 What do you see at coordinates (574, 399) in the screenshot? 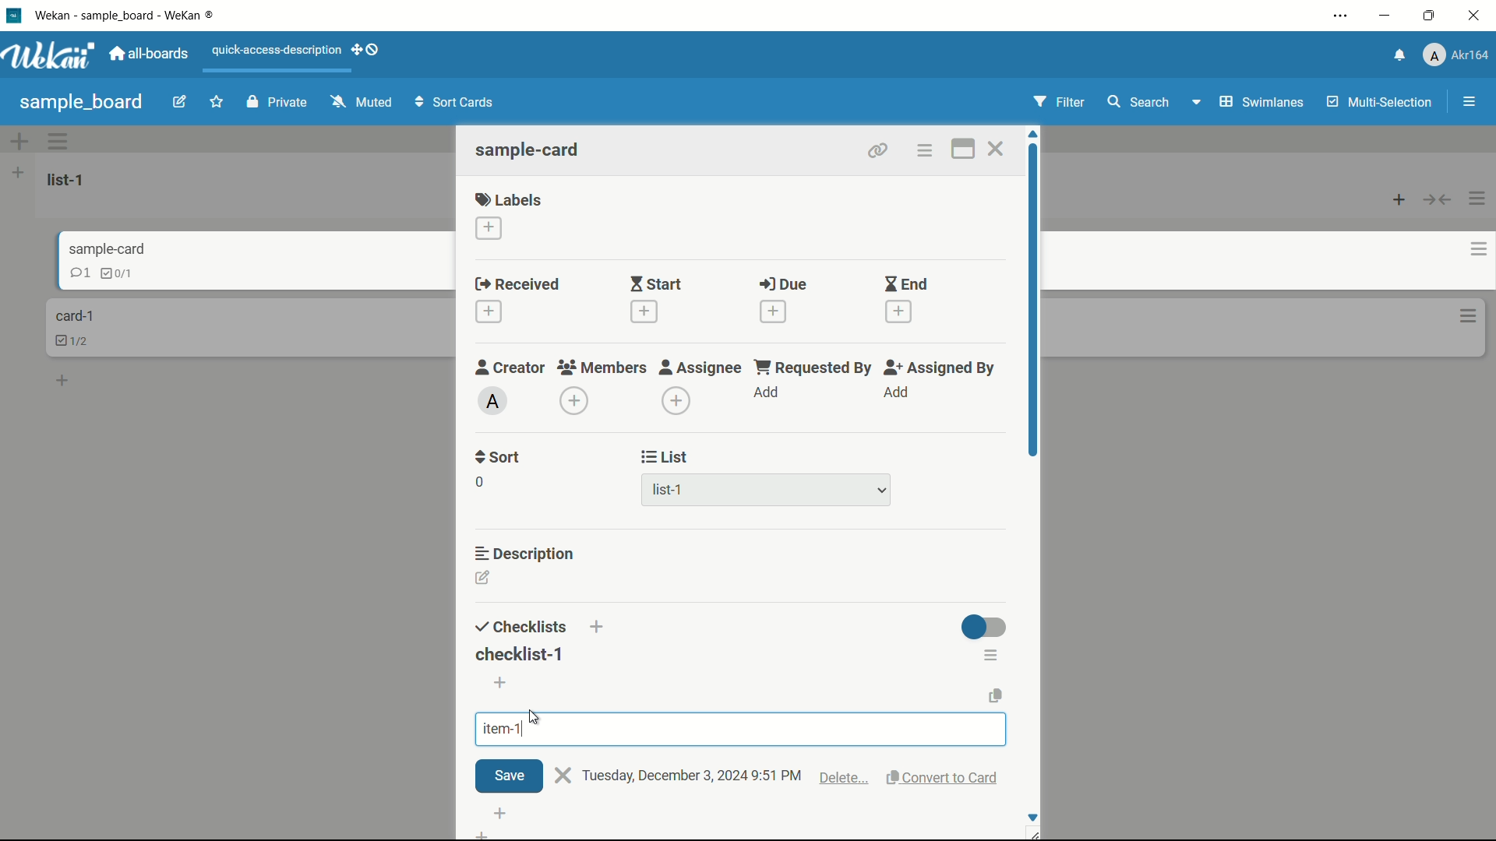
I see `add members` at bounding box center [574, 399].